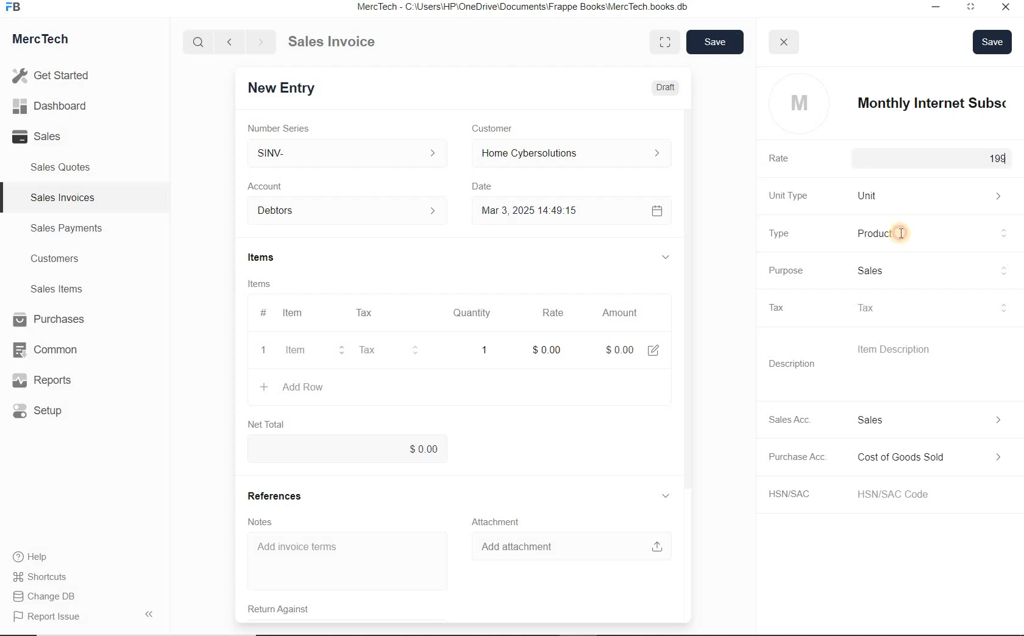 Image resolution: width=1024 pixels, height=636 pixels. I want to click on Home Cyber Solutions, so click(567, 154).